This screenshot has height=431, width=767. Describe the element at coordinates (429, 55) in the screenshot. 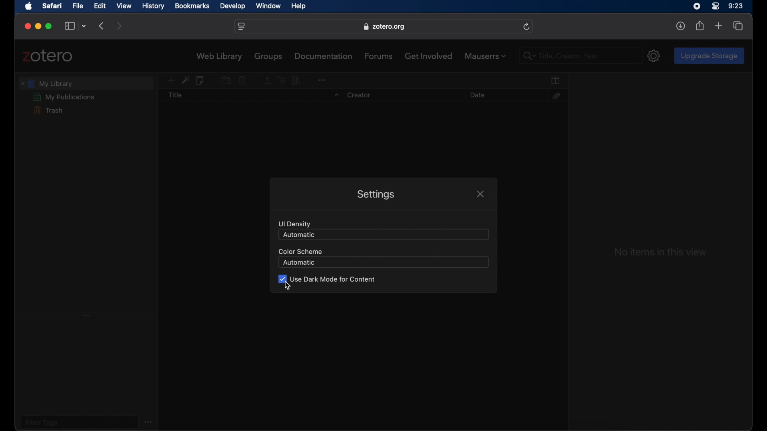

I see `get involved` at that location.